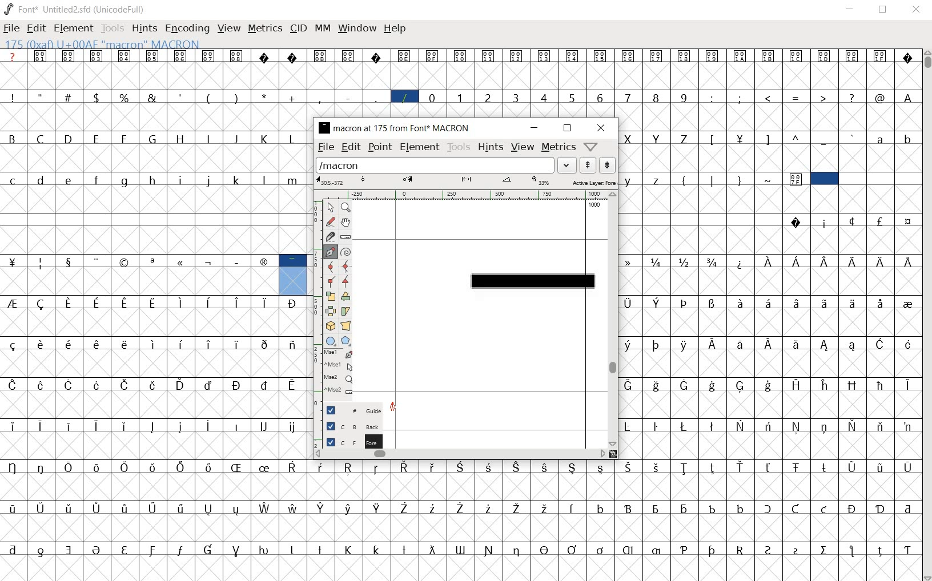 This screenshot has height=581, width=932. What do you see at coordinates (431, 549) in the screenshot?
I see `Symbol` at bounding box center [431, 549].